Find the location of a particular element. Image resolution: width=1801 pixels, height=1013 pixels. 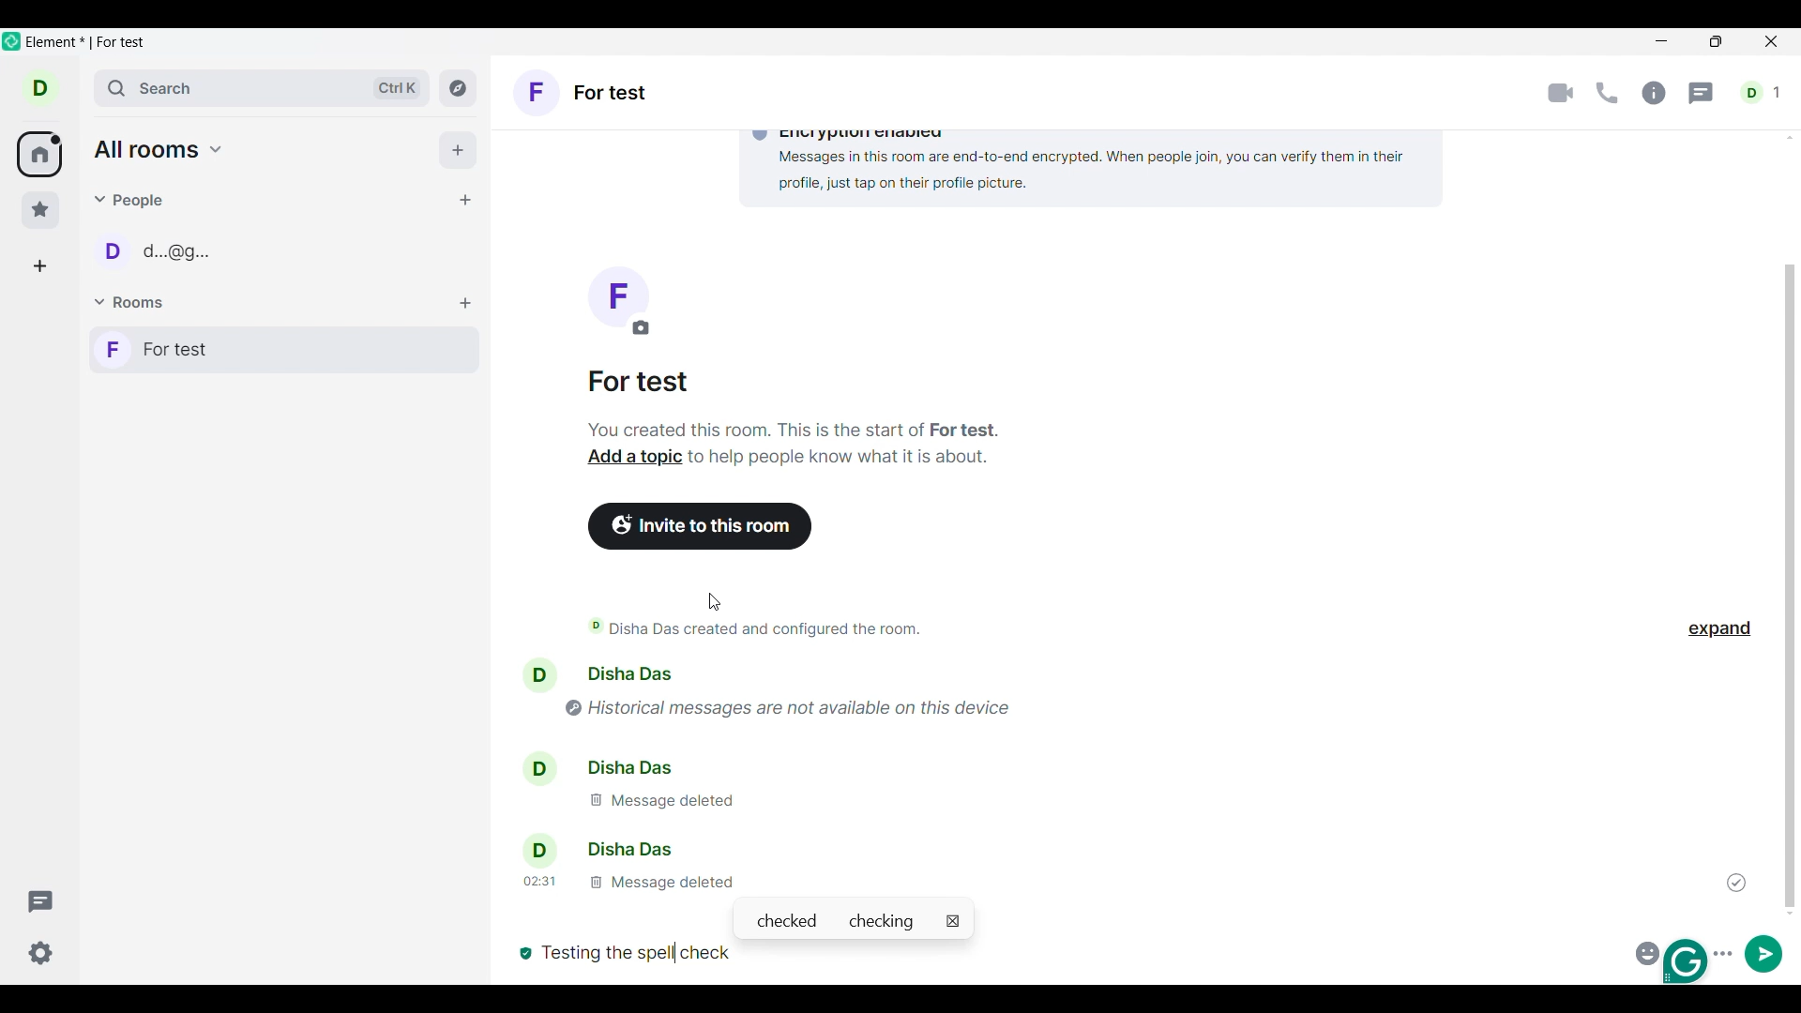

message deleted is located at coordinates (626, 881).